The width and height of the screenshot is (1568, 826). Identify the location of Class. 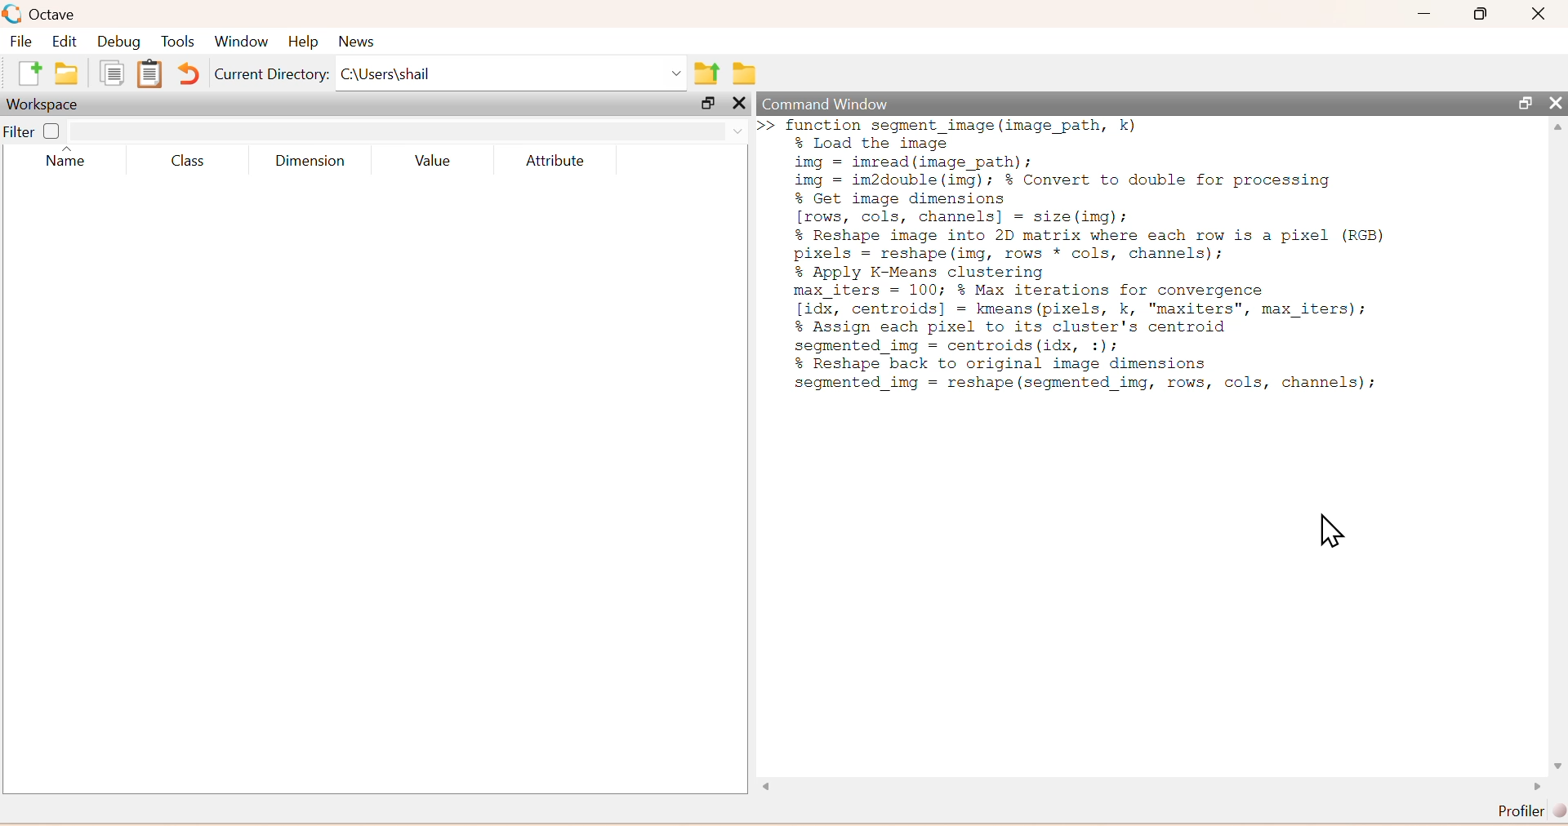
(191, 162).